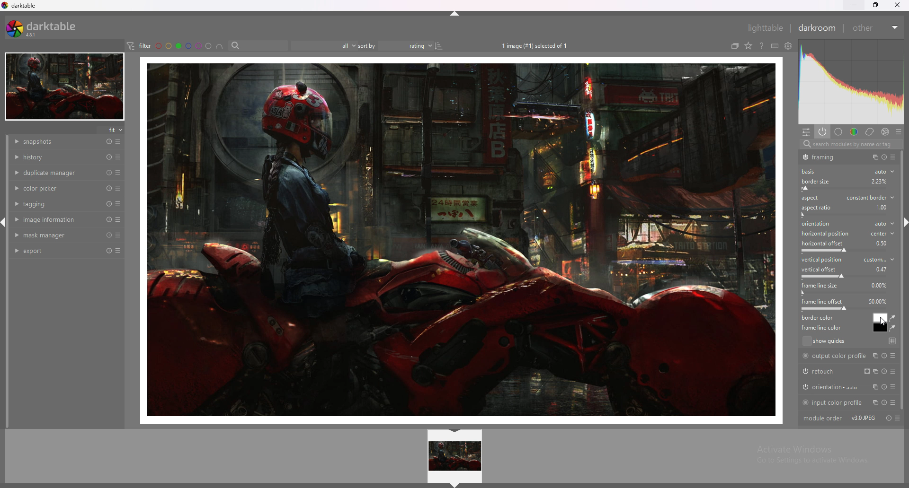 The height and width of the screenshot is (488, 909). Describe the element at coordinates (118, 219) in the screenshot. I see `presets` at that location.